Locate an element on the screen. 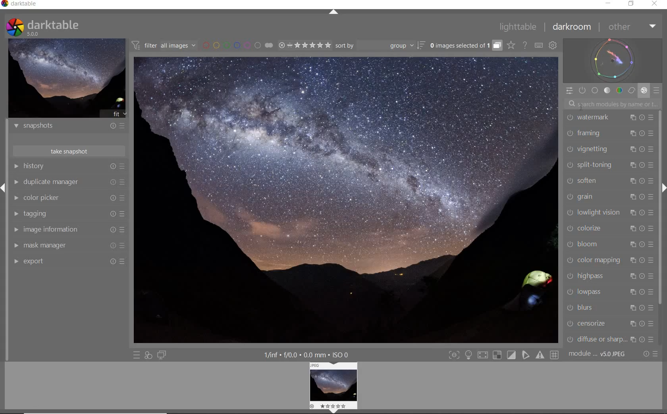  SHOW ONLY ACTIVE MODULES is located at coordinates (582, 90).